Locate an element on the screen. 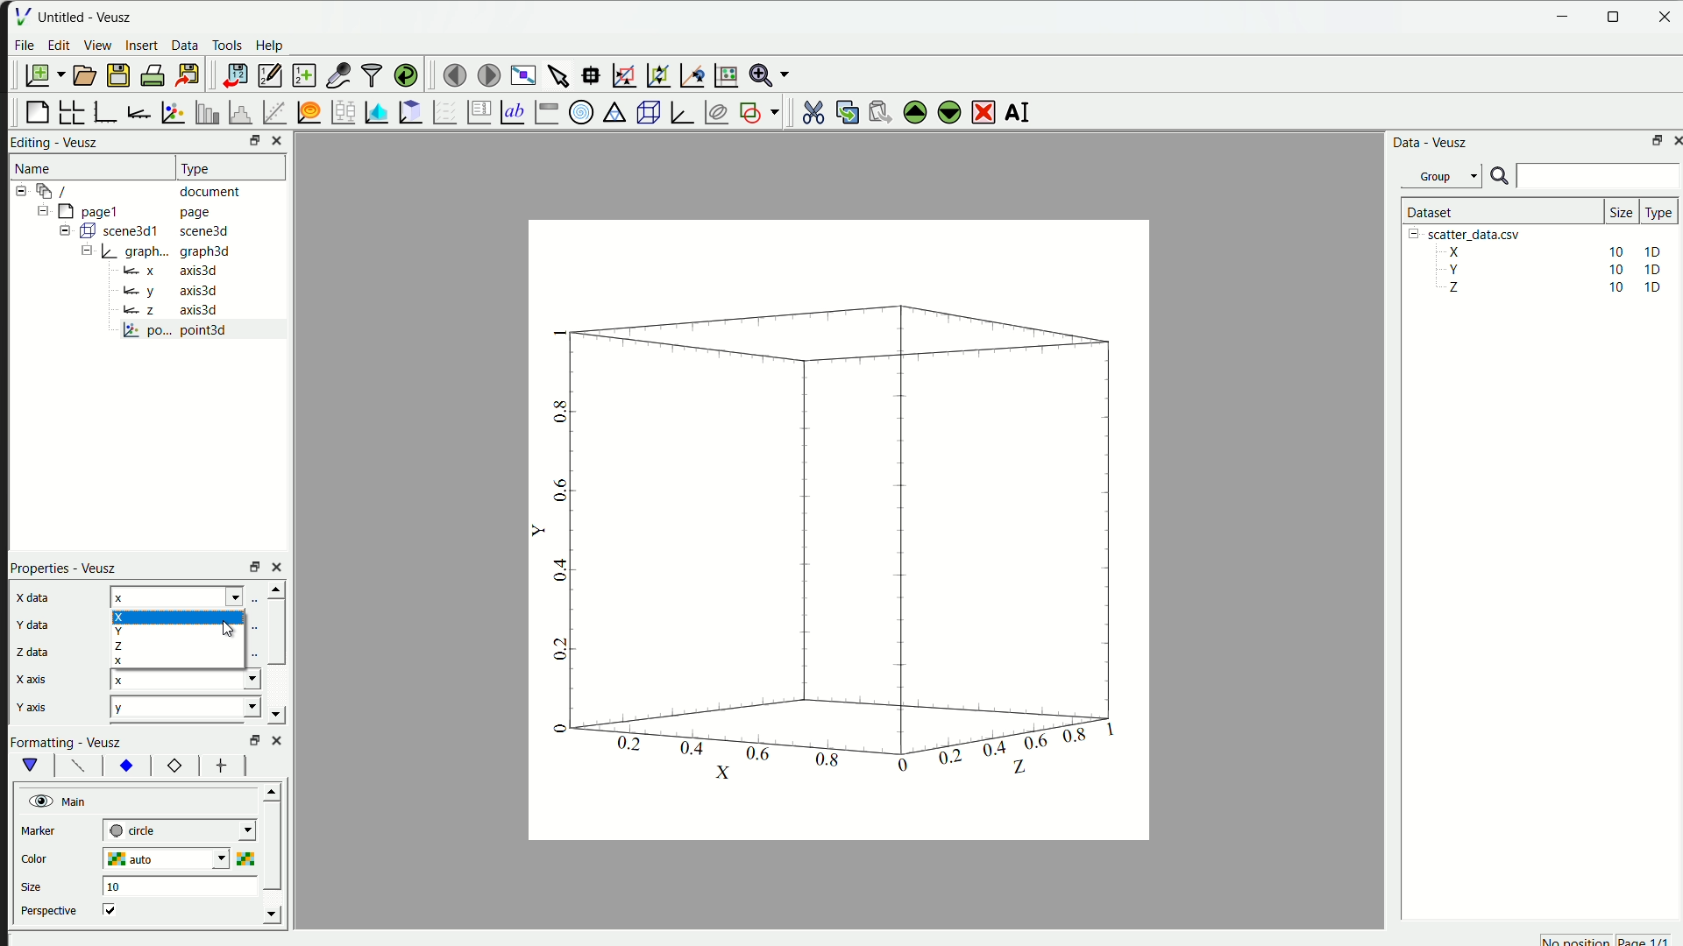  = | graph... graph3d is located at coordinates (158, 253).